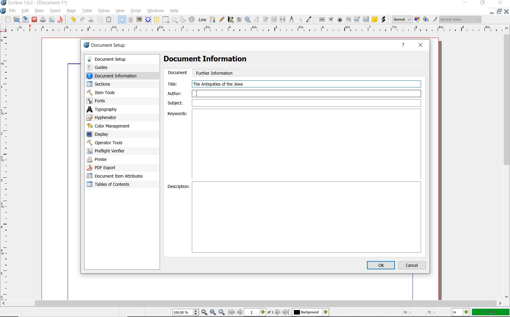  Describe the element at coordinates (87, 11) in the screenshot. I see `table` at that location.